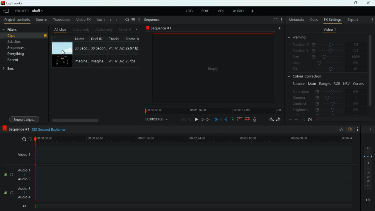  What do you see at coordinates (337, 83) in the screenshot?
I see `rgb` at bounding box center [337, 83].